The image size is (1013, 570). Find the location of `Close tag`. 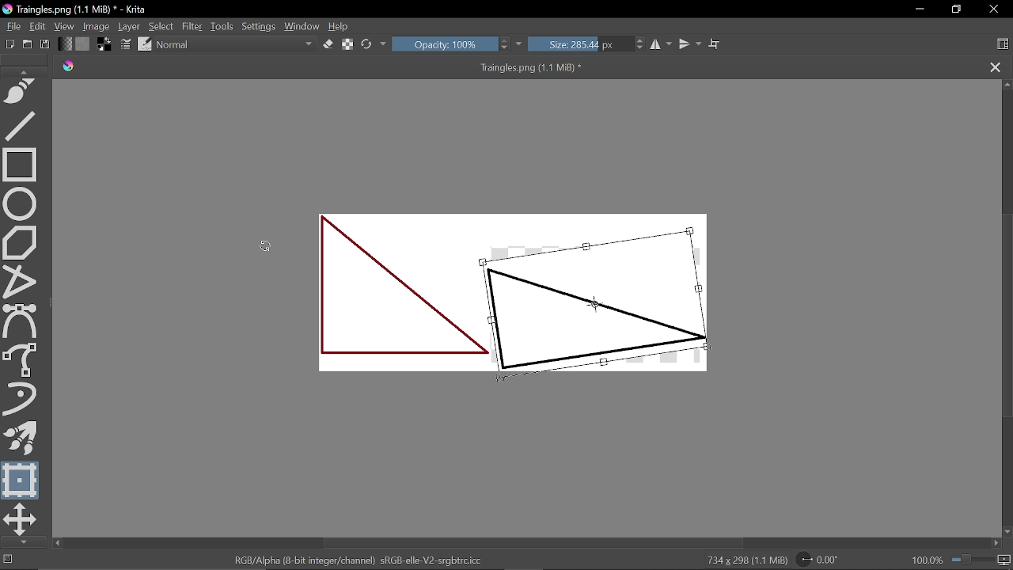

Close tag is located at coordinates (996, 67).